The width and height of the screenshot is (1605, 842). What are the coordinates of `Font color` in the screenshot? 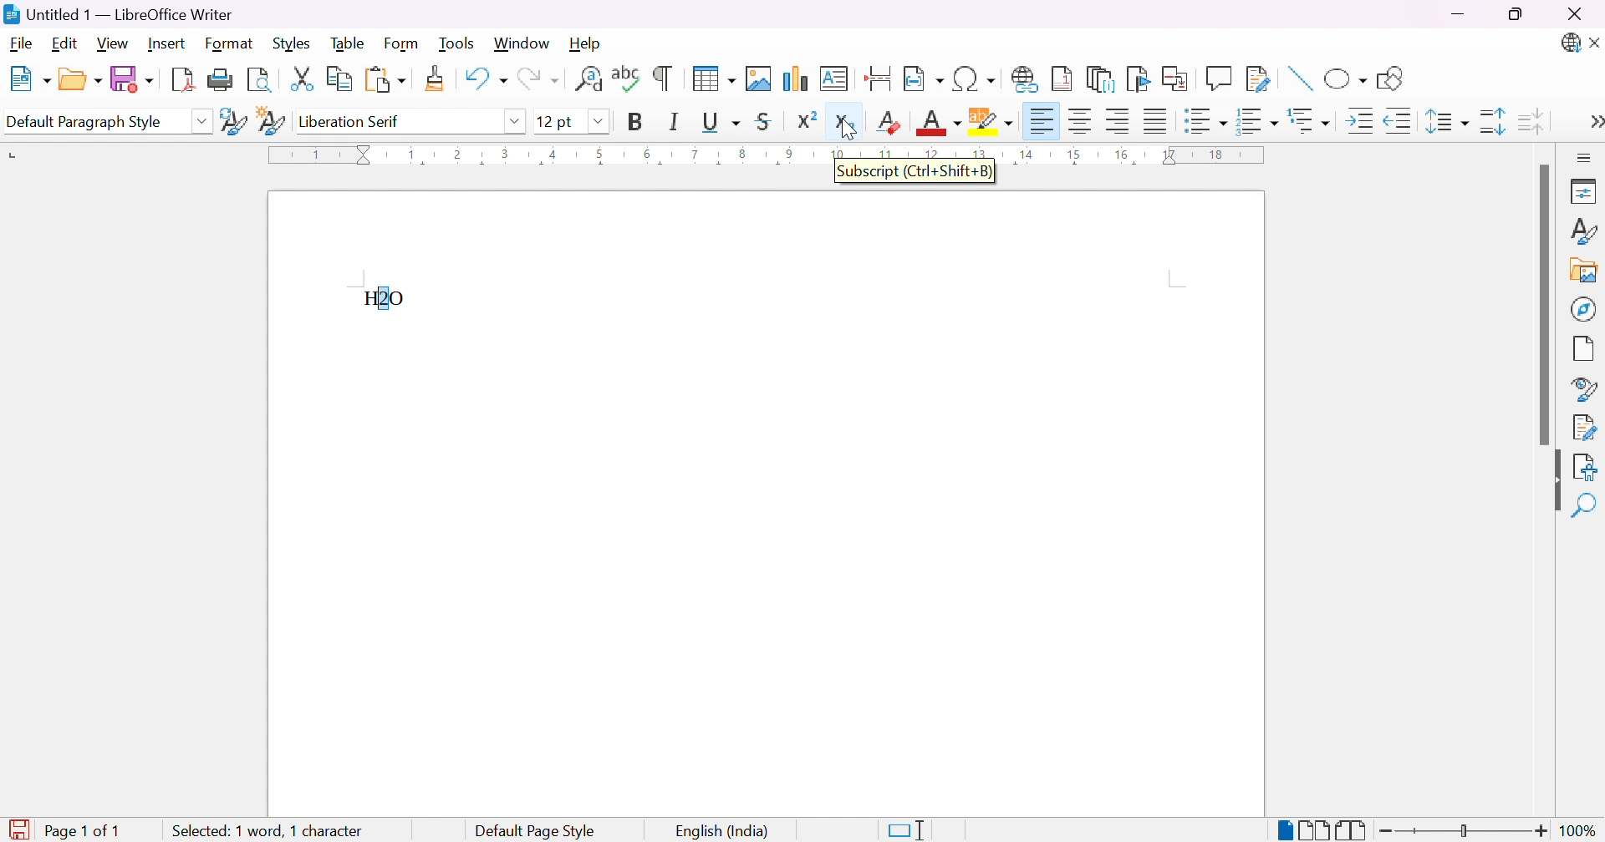 It's located at (941, 123).